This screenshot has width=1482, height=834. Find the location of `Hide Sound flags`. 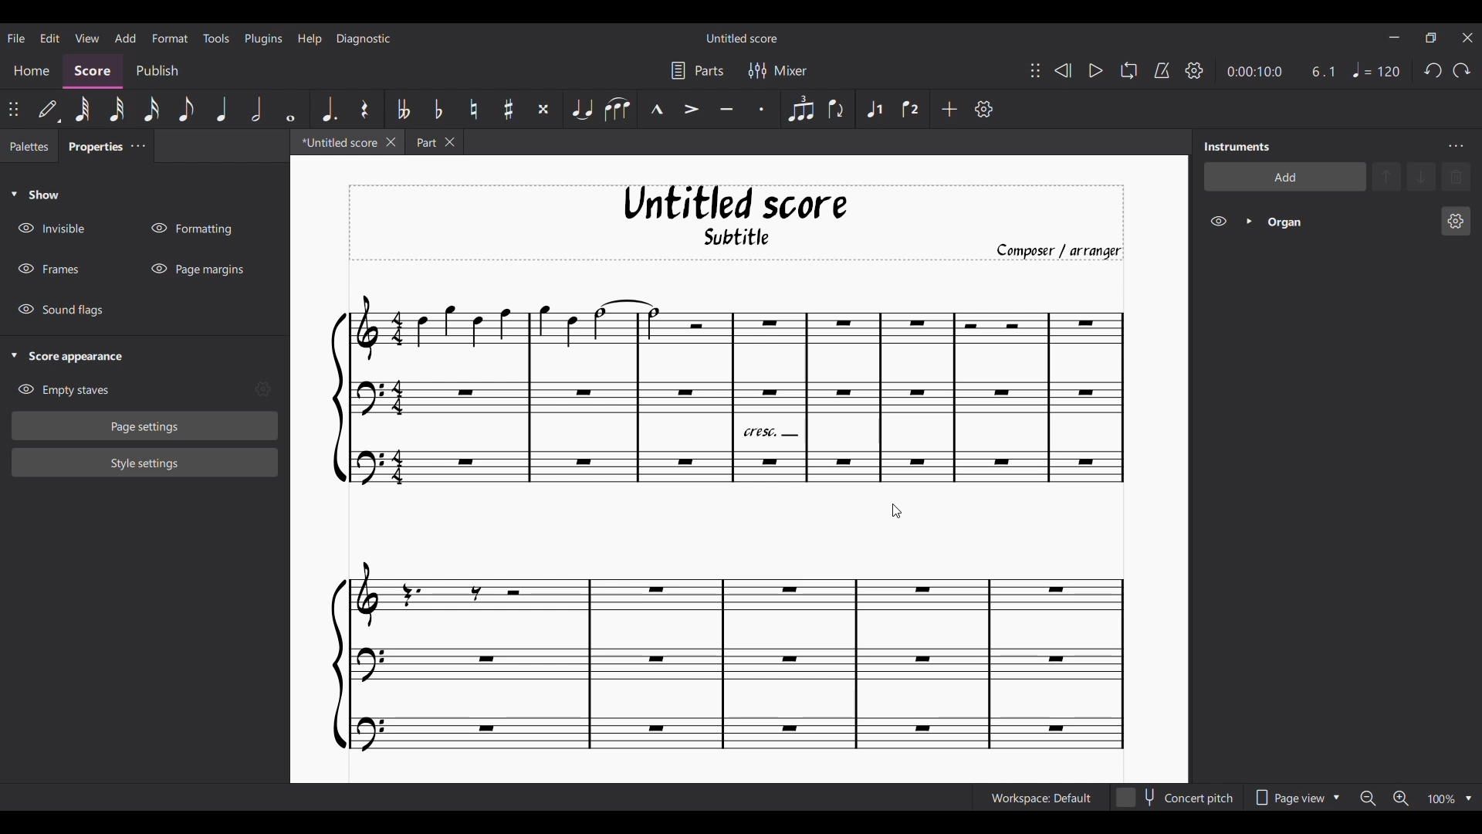

Hide Sound flags is located at coordinates (59, 310).